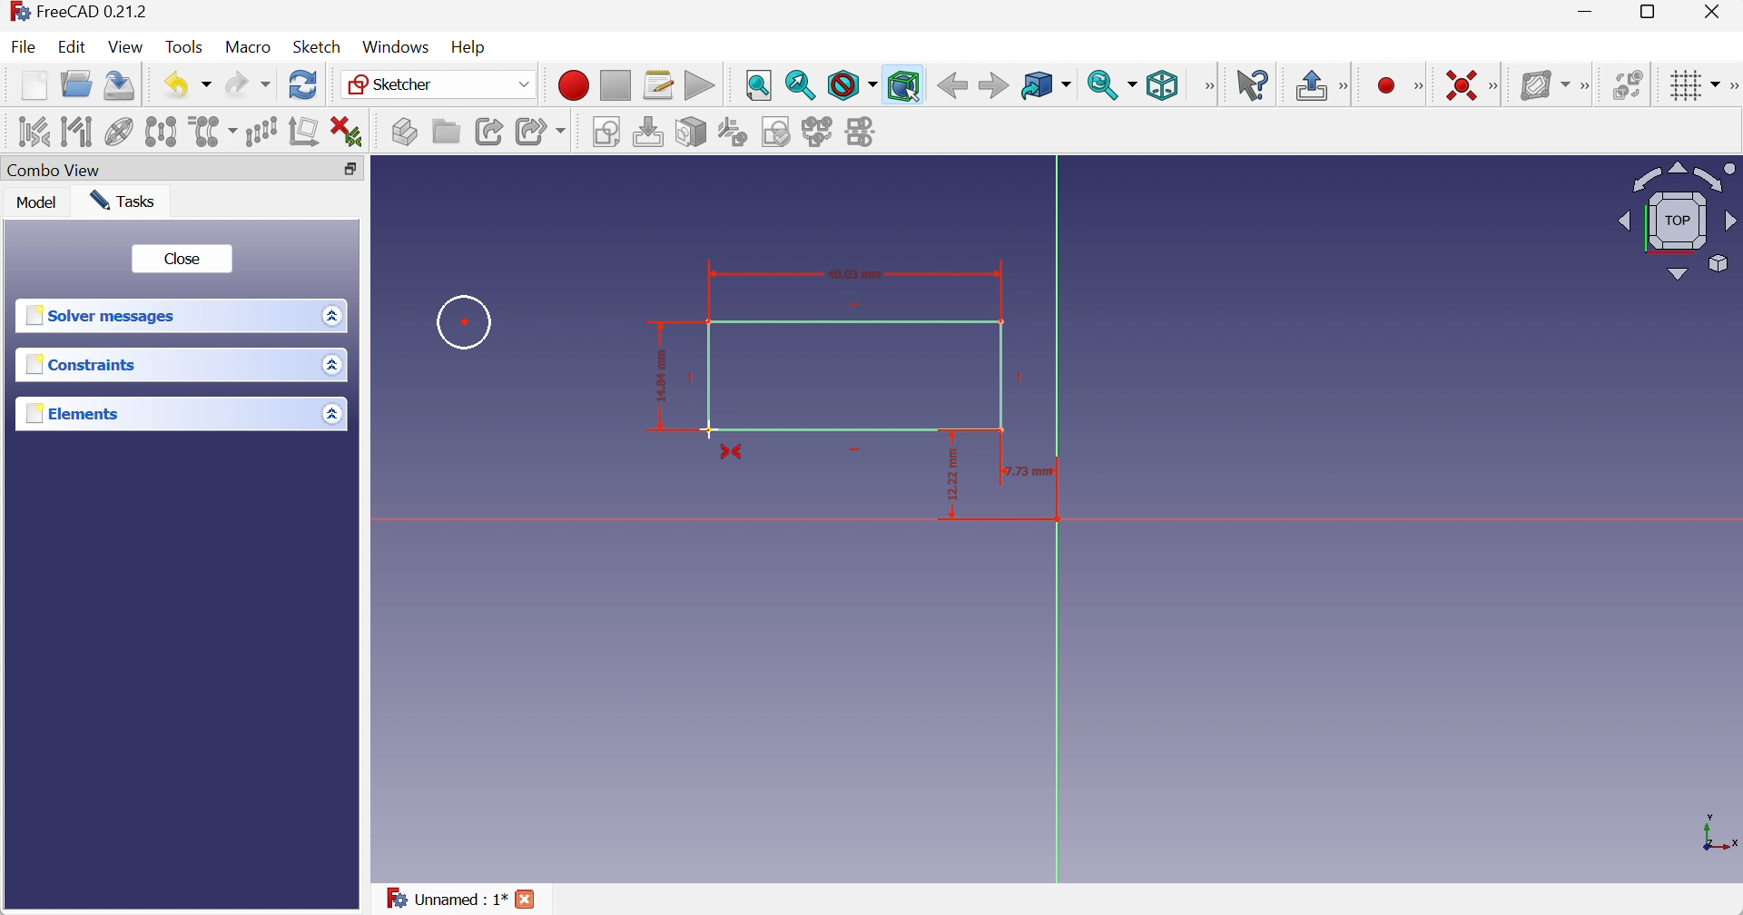  I want to click on Rectangle with dimensions, so click(844, 339).